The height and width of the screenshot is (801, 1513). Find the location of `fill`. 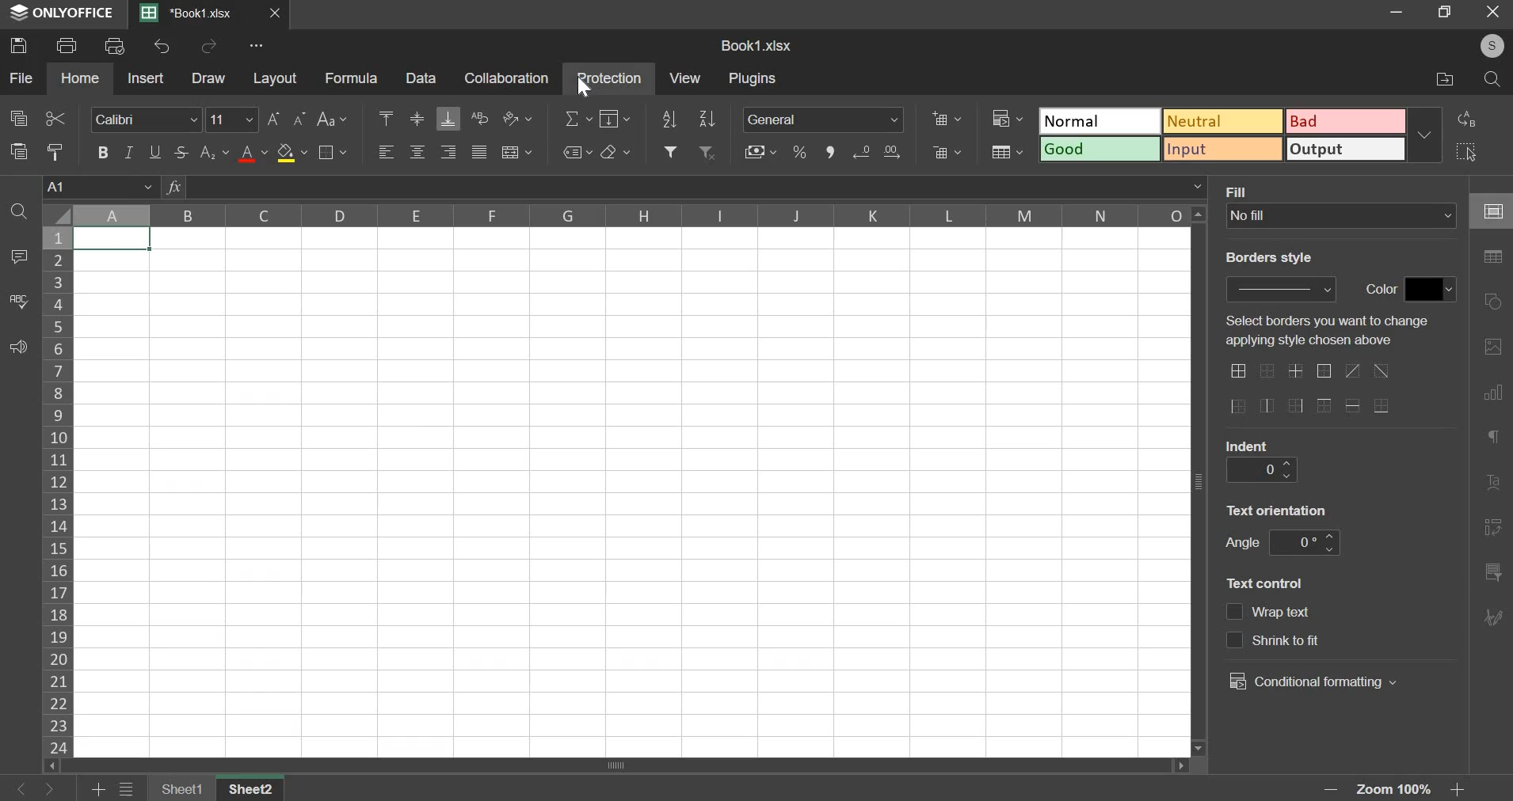

fill is located at coordinates (615, 120).